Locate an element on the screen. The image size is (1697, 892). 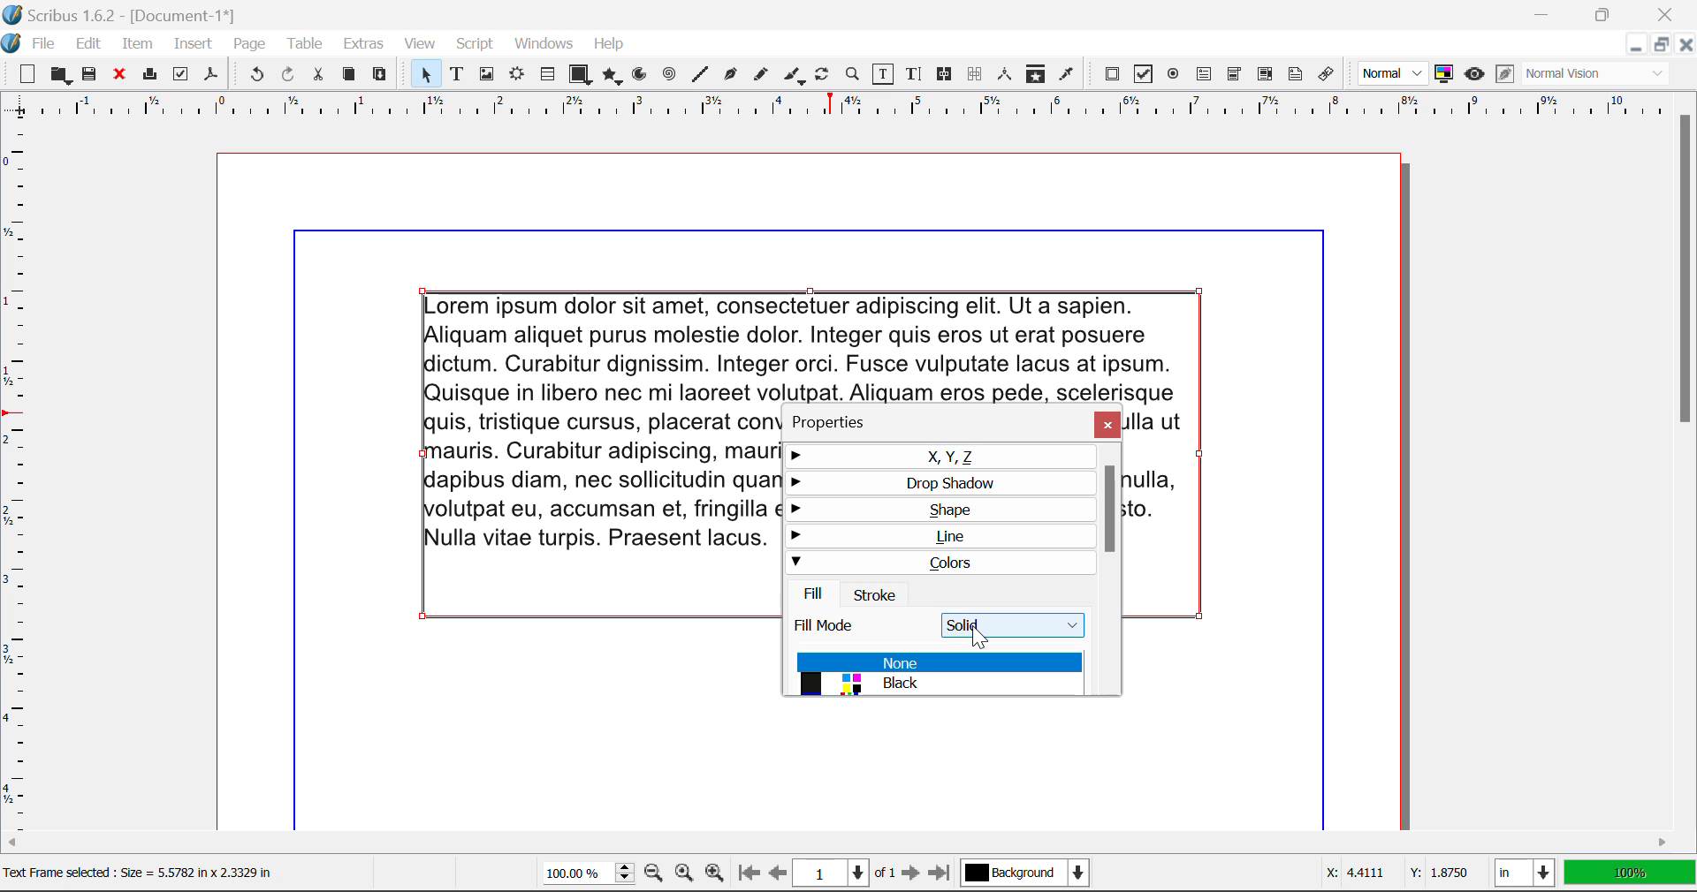
Colors is located at coordinates (938, 562).